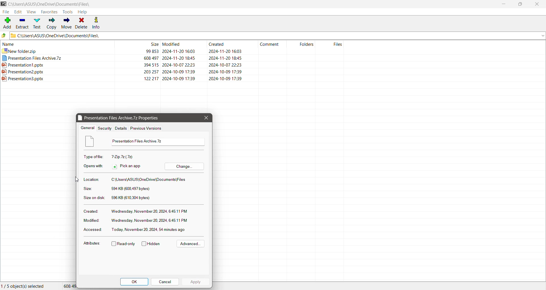 The width and height of the screenshot is (546, 290). I want to click on Help, so click(83, 12).